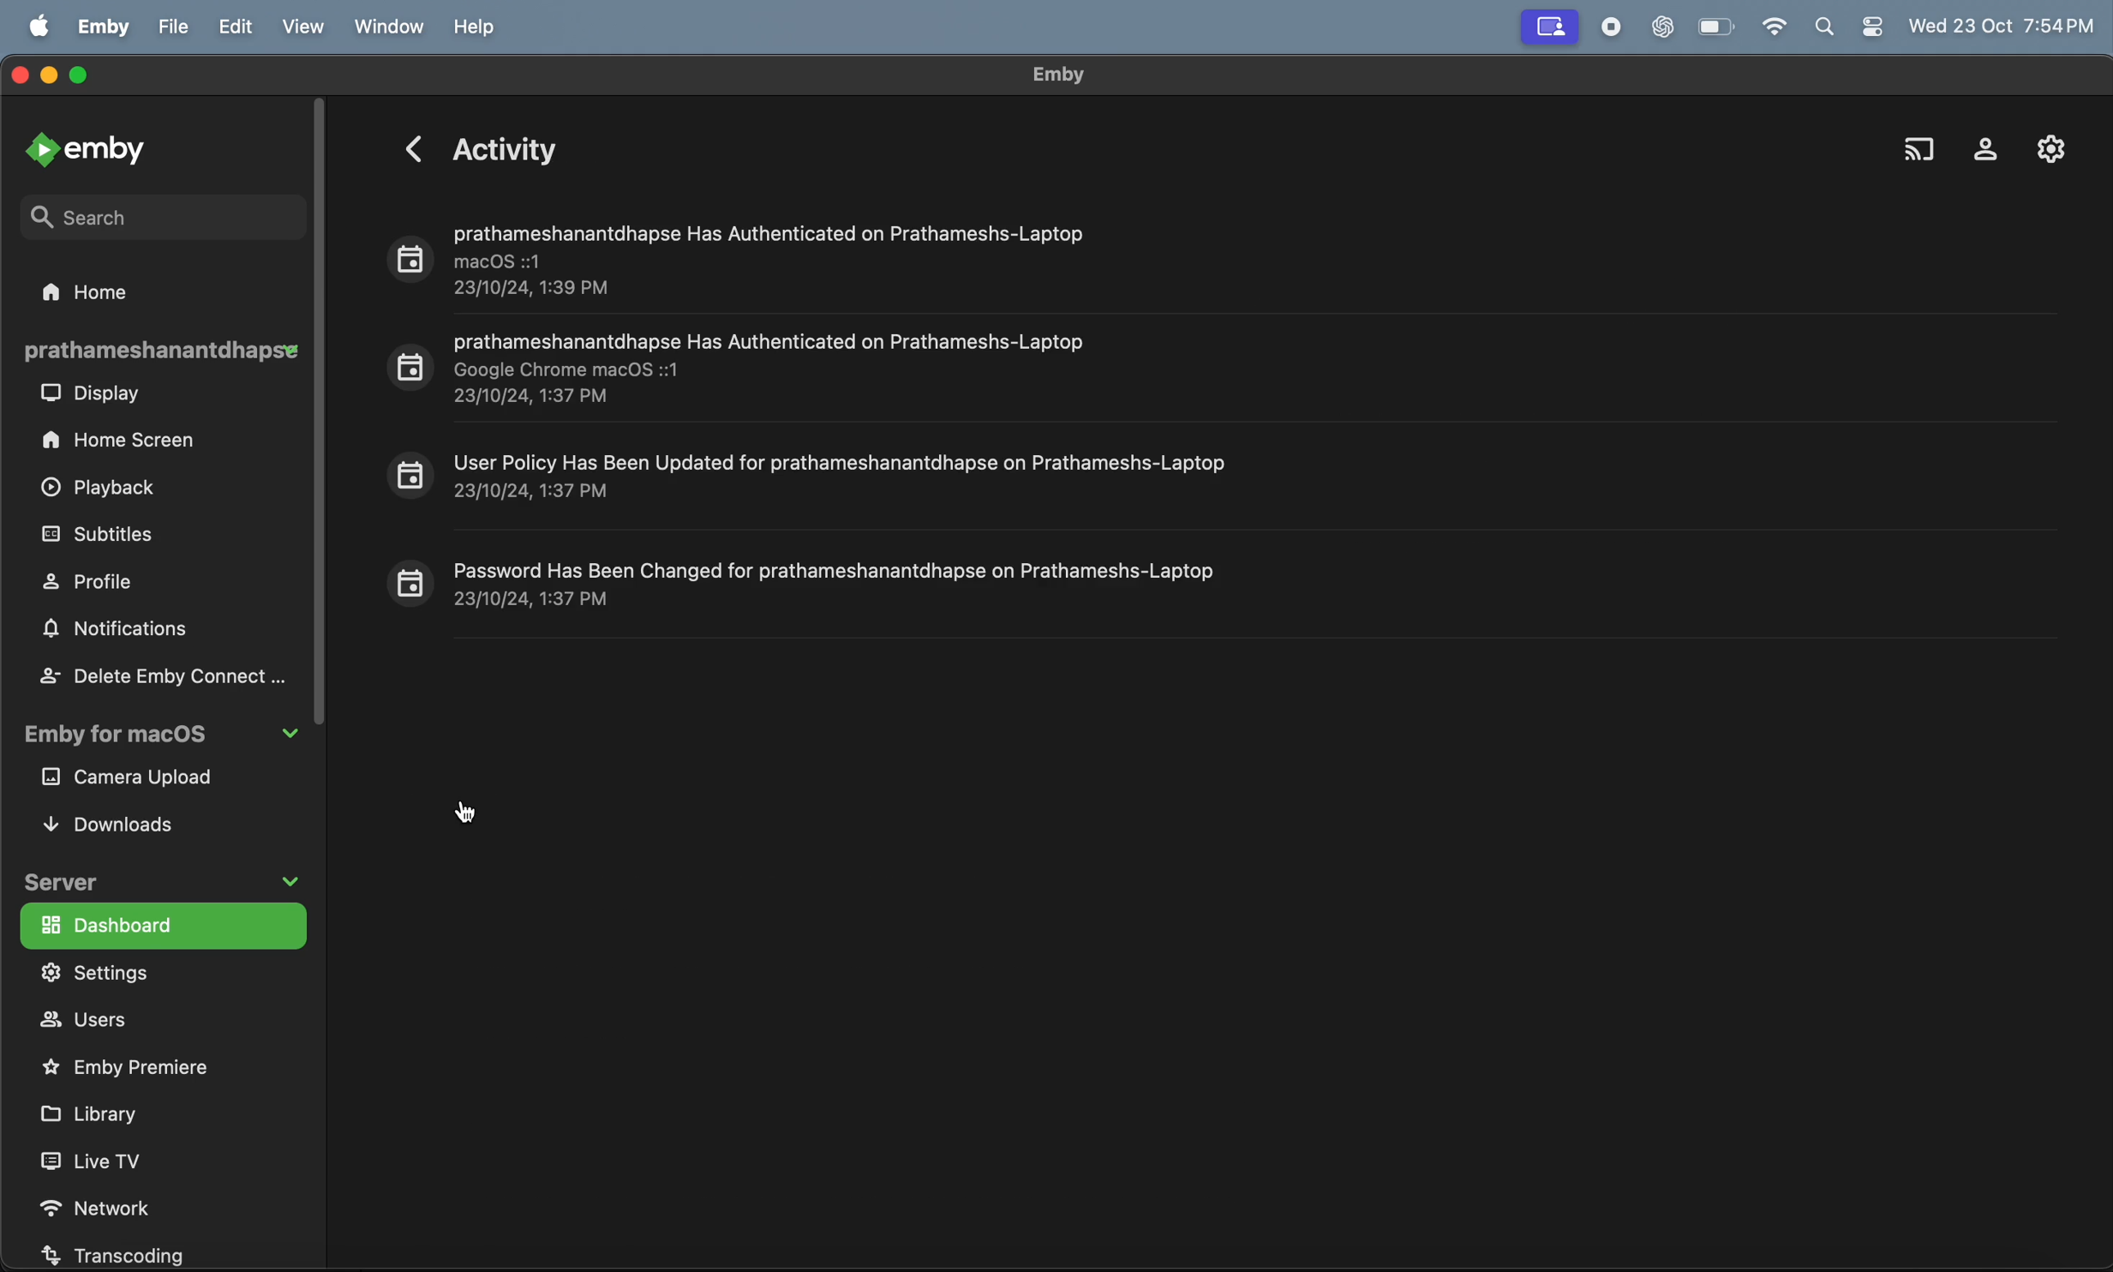 The image size is (2113, 1272). Describe the element at coordinates (1607, 27) in the screenshot. I see `record` at that location.